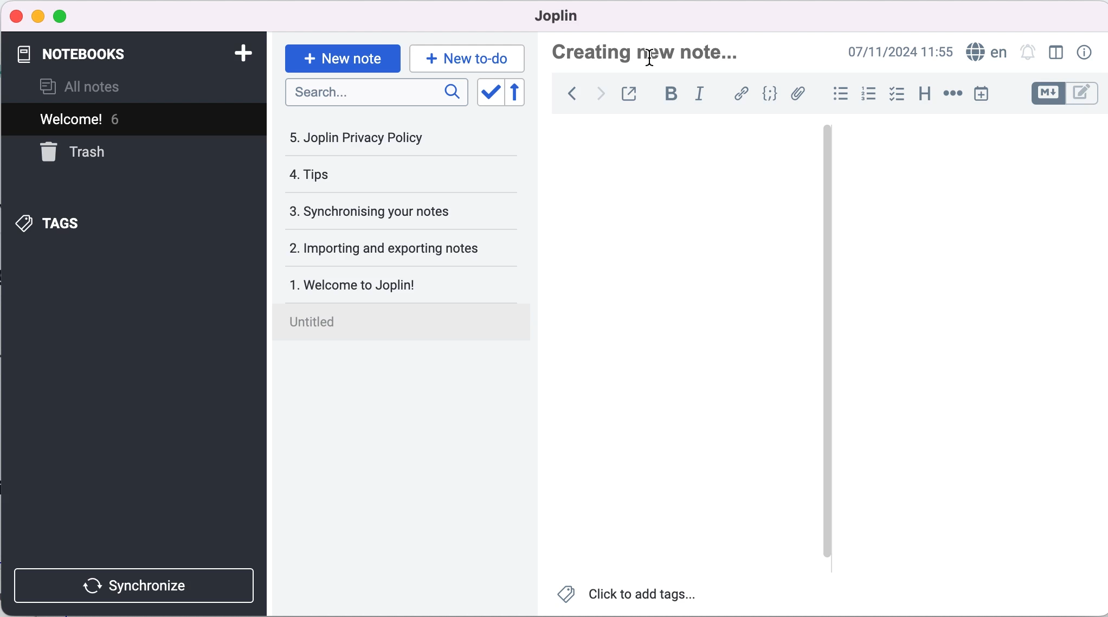 Image resolution: width=1108 pixels, height=617 pixels. What do you see at coordinates (105, 118) in the screenshot?
I see `welcome! 6` at bounding box center [105, 118].